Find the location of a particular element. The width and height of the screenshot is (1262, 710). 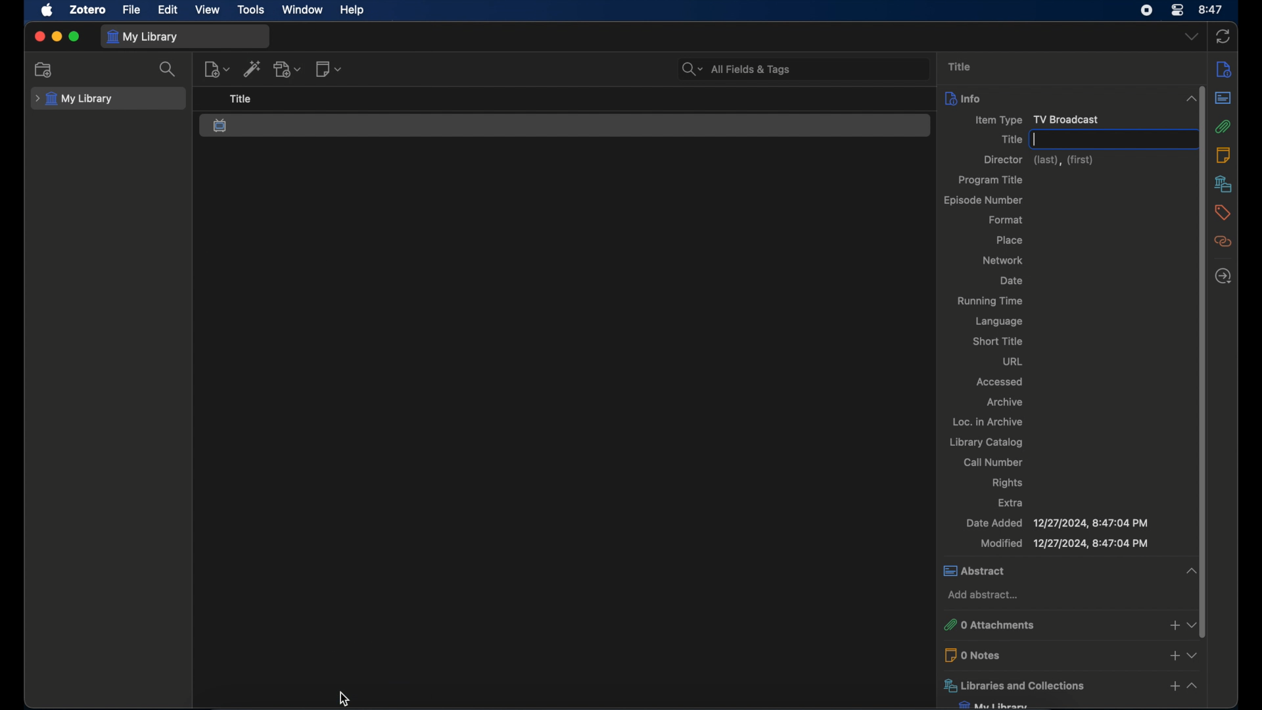

loc. in archive is located at coordinates (987, 421).